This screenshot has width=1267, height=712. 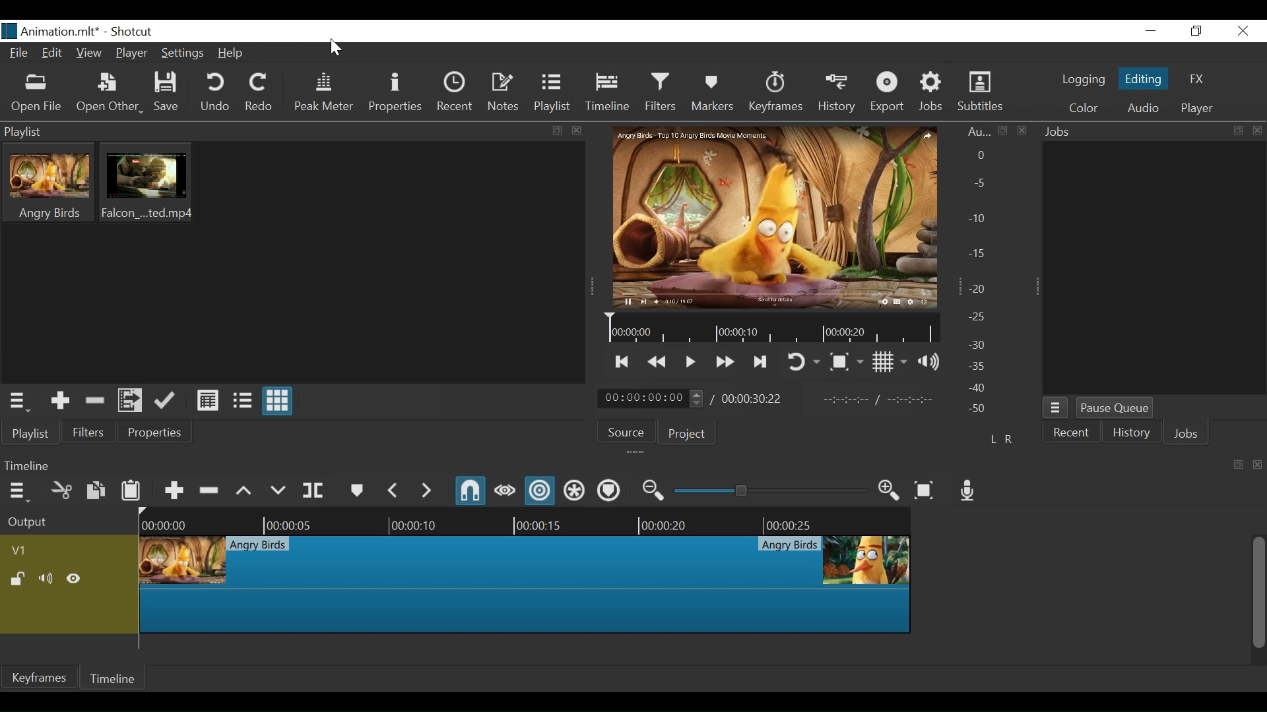 What do you see at coordinates (1056, 409) in the screenshot?
I see `Jobs Menu` at bounding box center [1056, 409].